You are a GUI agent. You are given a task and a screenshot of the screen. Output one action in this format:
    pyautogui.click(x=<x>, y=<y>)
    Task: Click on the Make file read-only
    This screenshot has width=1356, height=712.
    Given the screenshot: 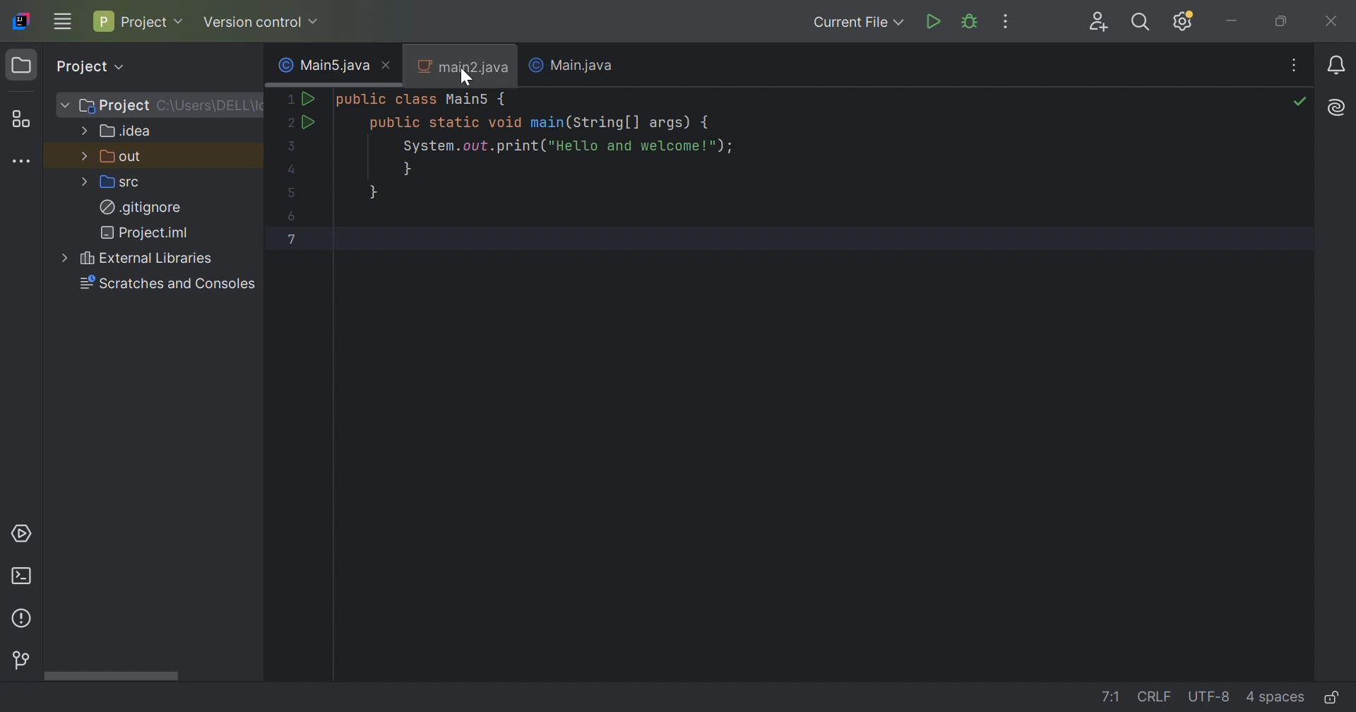 What is the action you would take?
    pyautogui.click(x=1338, y=699)
    